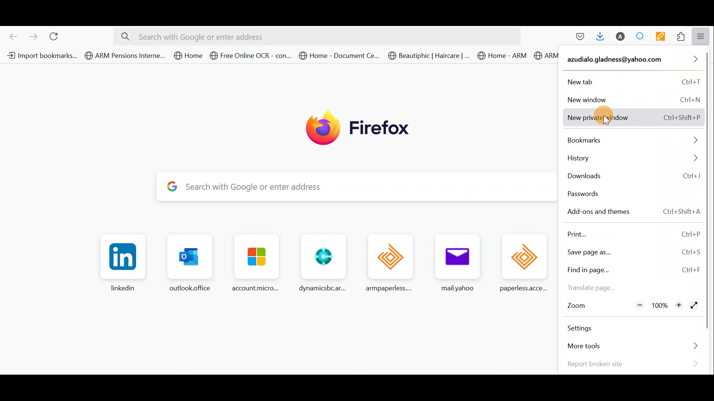 This screenshot has height=401, width=714. I want to click on  ARM Pensions Interne..., so click(125, 56).